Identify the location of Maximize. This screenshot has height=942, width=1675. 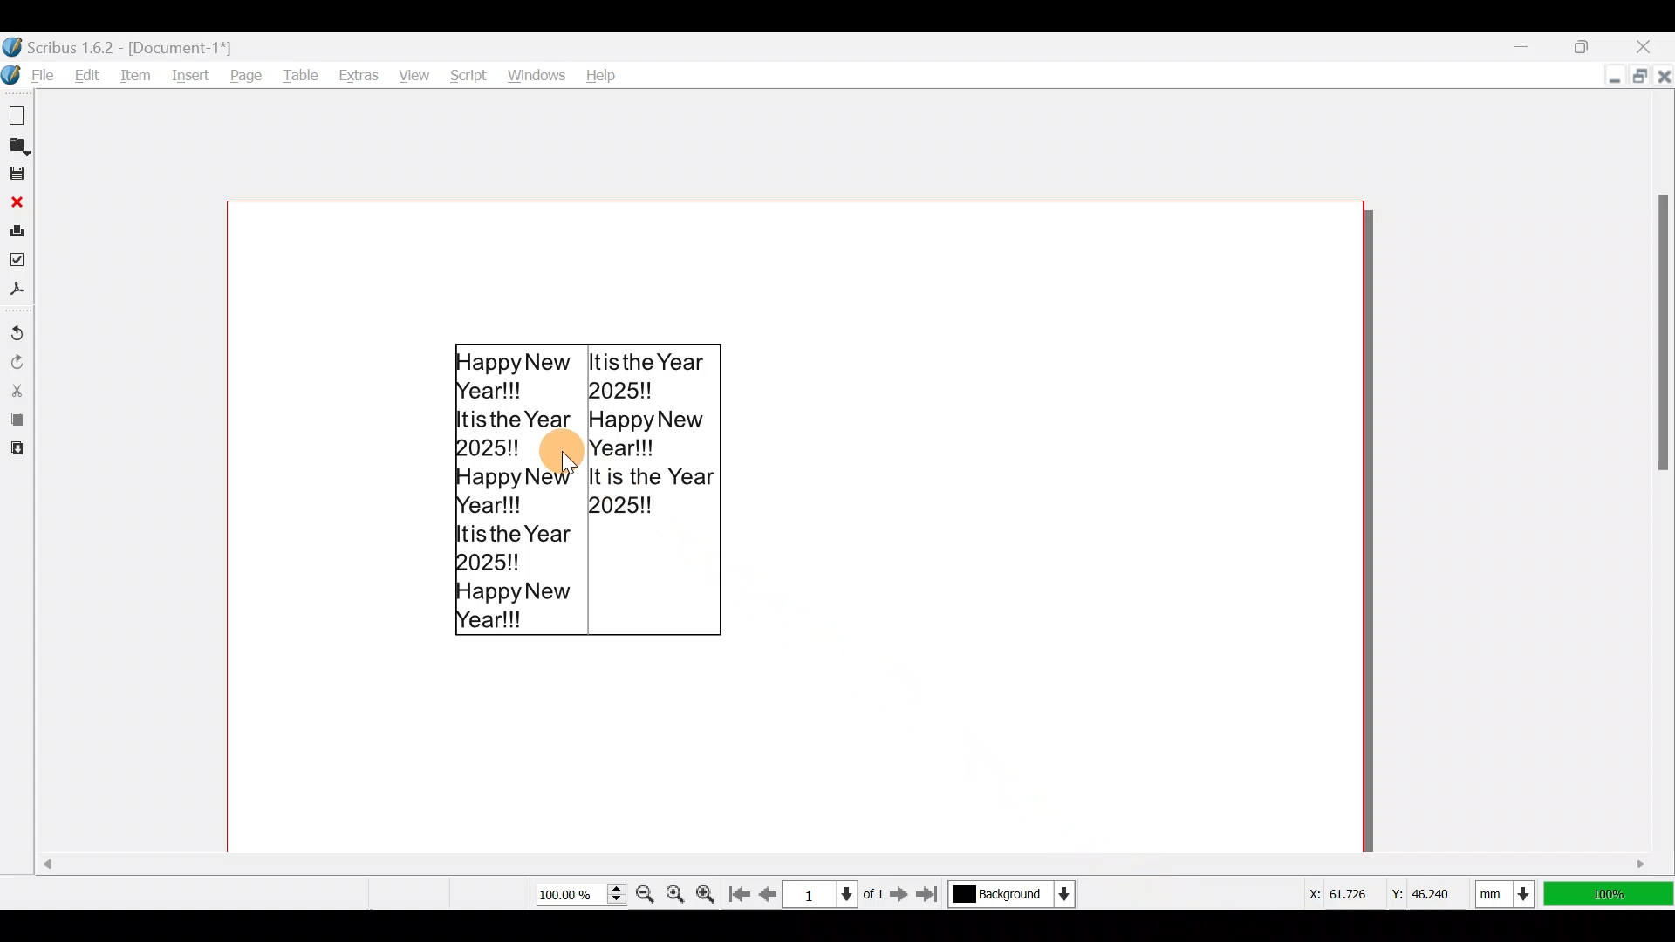
(1595, 44).